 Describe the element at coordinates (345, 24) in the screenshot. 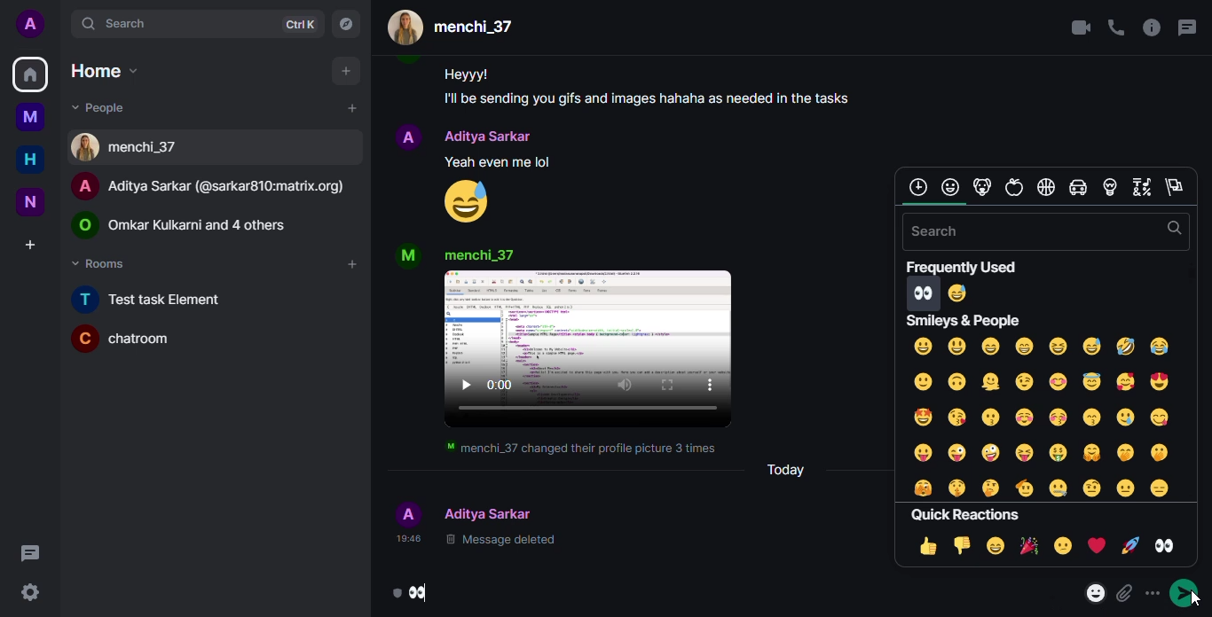

I see `navigator` at that location.